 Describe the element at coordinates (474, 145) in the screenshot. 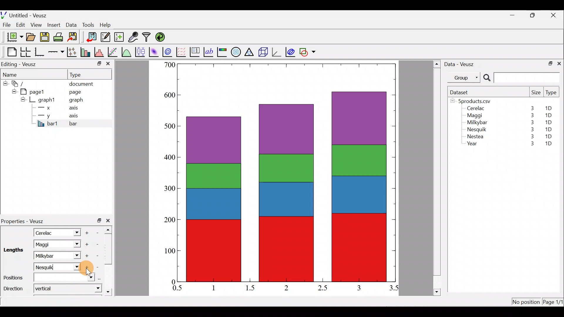

I see `Year` at that location.